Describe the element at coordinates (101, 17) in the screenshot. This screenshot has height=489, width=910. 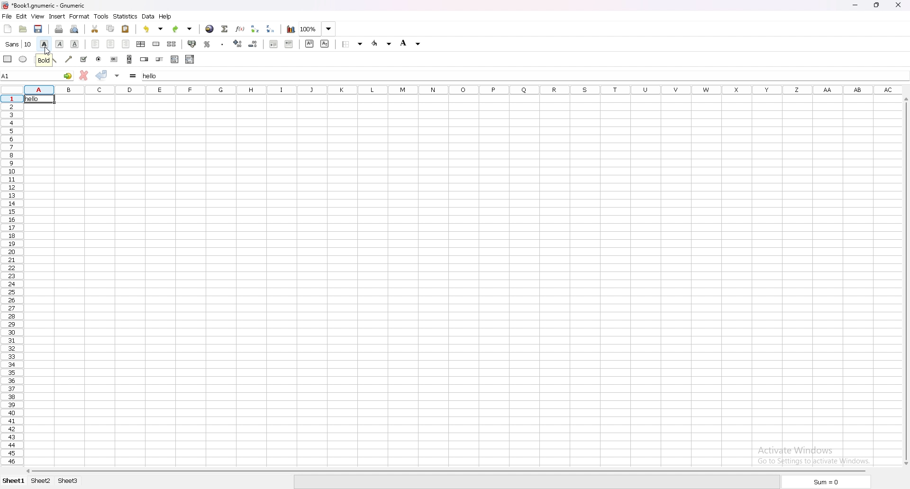
I see `tools` at that location.